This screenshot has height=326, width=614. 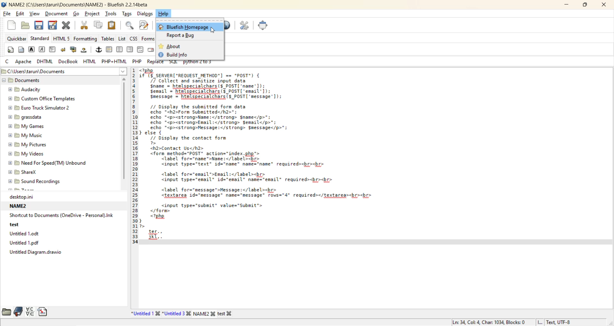 What do you see at coordinates (137, 61) in the screenshot?
I see `php` at bounding box center [137, 61].